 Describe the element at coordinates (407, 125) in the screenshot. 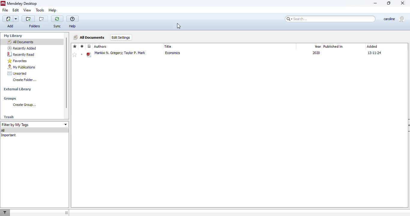

I see `hide` at that location.